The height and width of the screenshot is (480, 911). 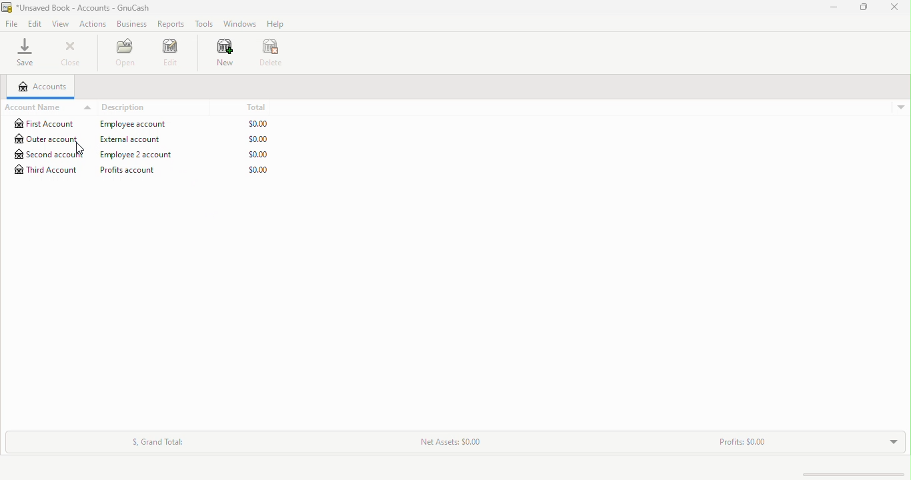 I want to click on Delete, so click(x=276, y=56).